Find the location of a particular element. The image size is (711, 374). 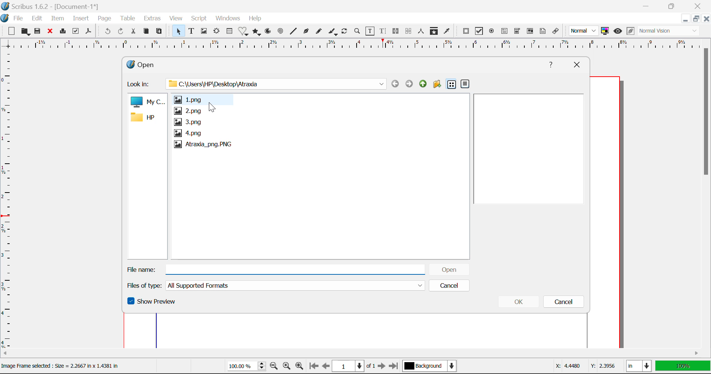

Polygons is located at coordinates (257, 32).